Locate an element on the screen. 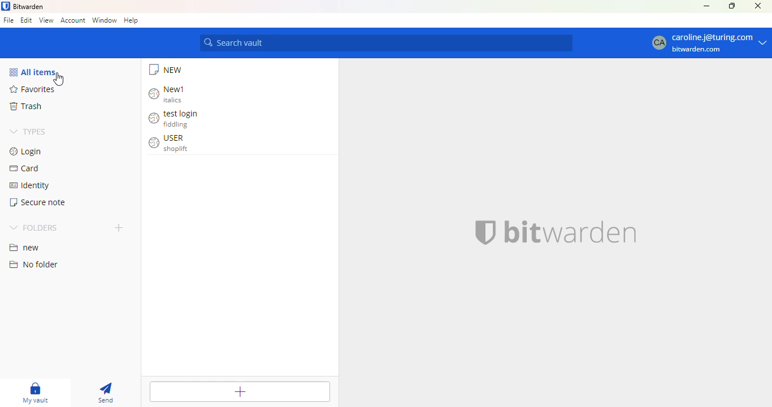  send is located at coordinates (105, 392).